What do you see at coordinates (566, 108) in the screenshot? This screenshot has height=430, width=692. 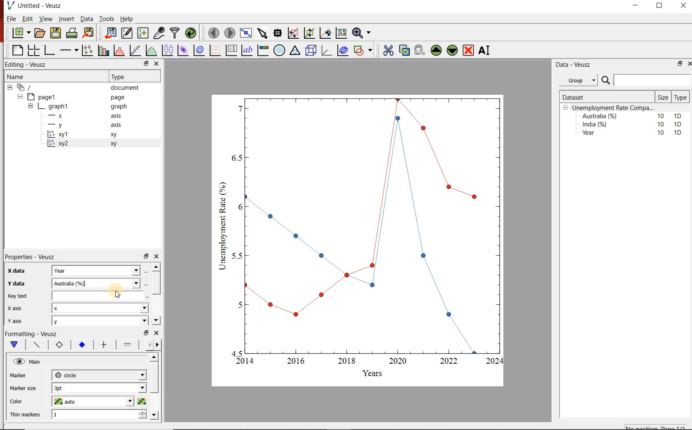 I see `collpase` at bounding box center [566, 108].